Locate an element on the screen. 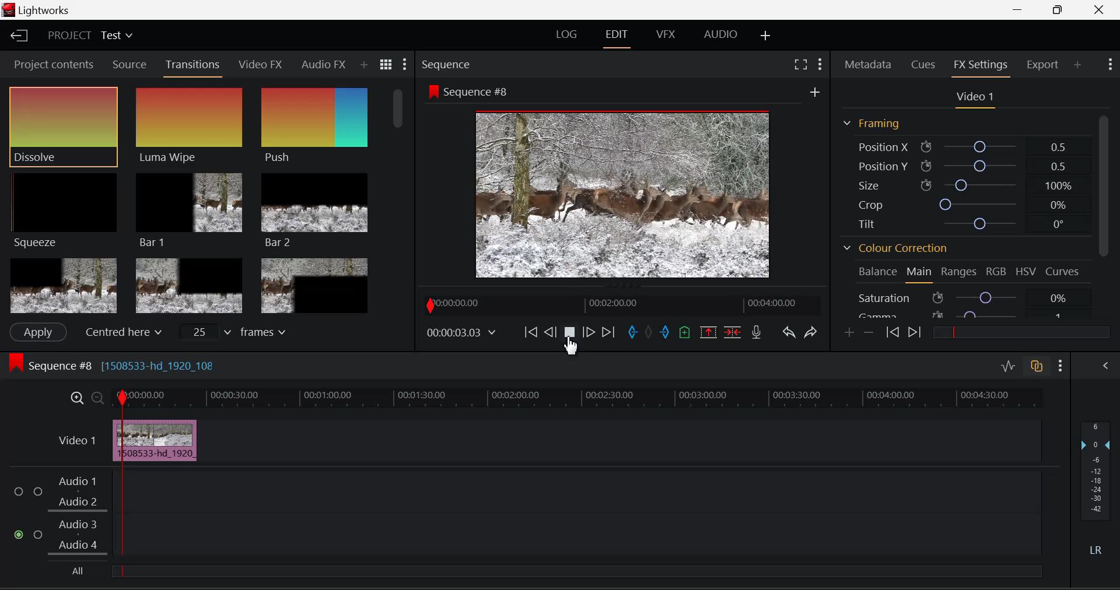  Video 1 Settings is located at coordinates (973, 98).